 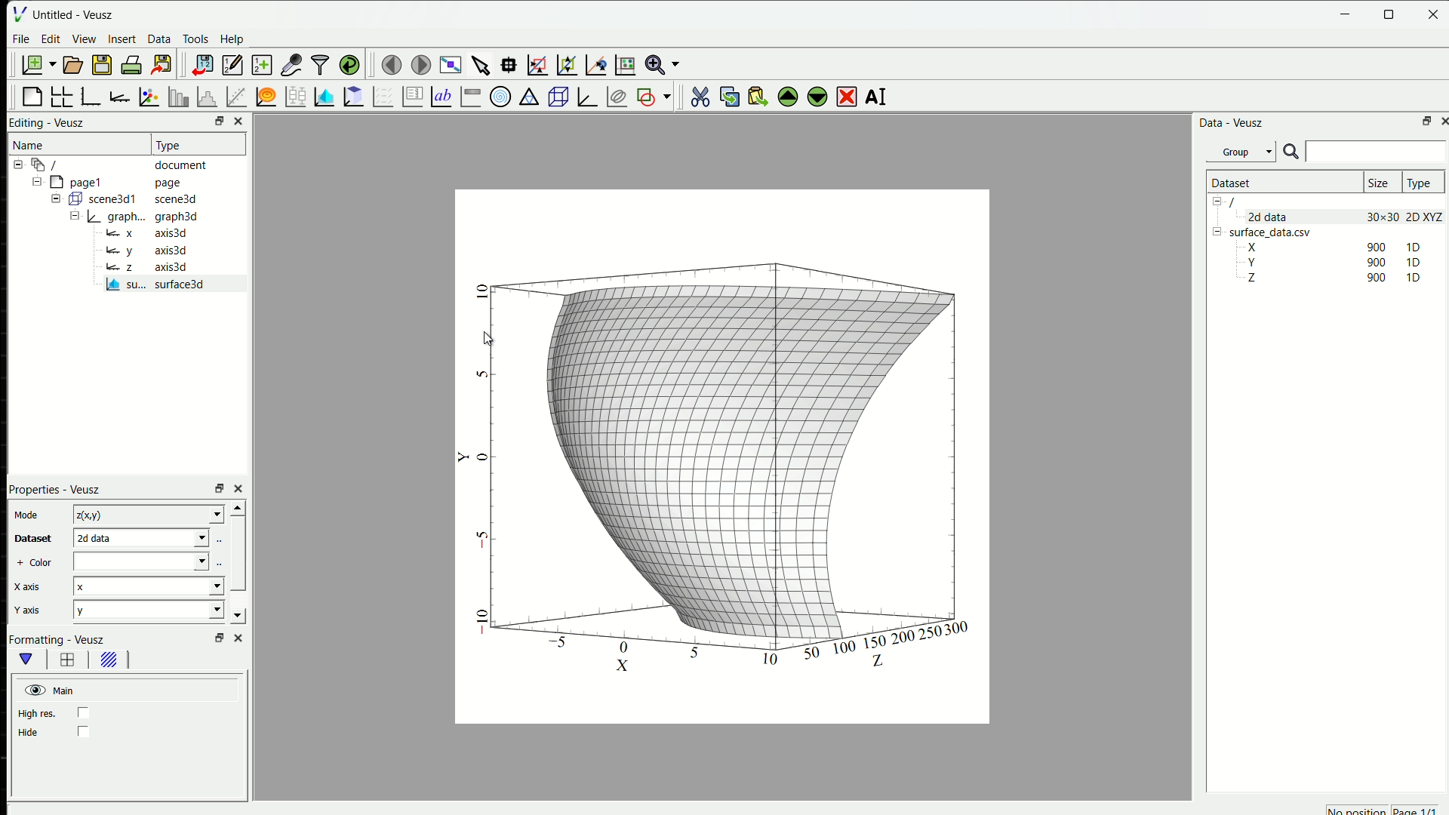 What do you see at coordinates (72, 16) in the screenshot?
I see `Untitled - Veusz` at bounding box center [72, 16].